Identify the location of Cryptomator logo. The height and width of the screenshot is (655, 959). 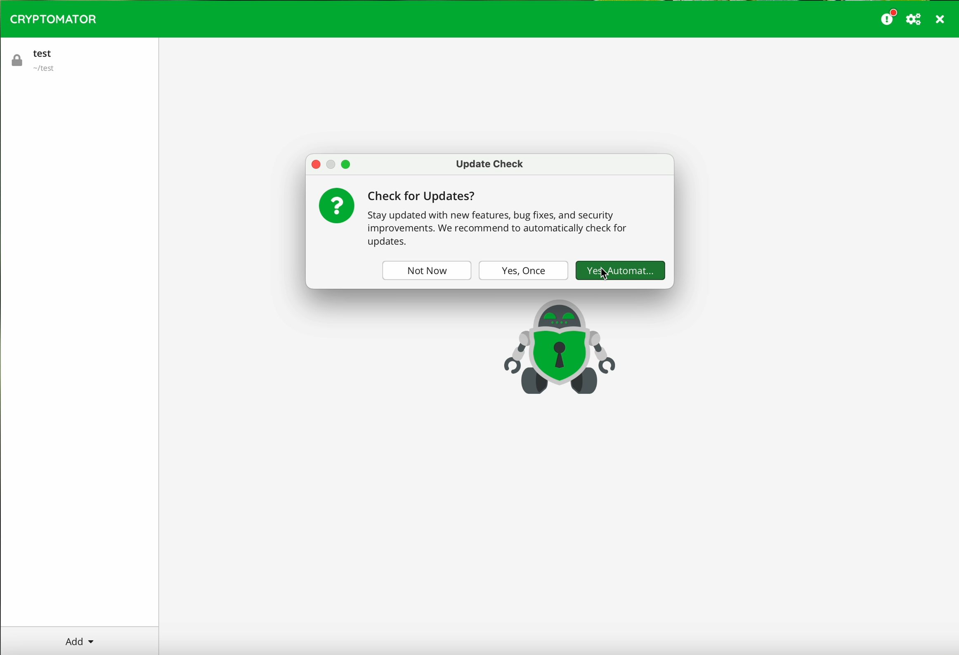
(557, 346).